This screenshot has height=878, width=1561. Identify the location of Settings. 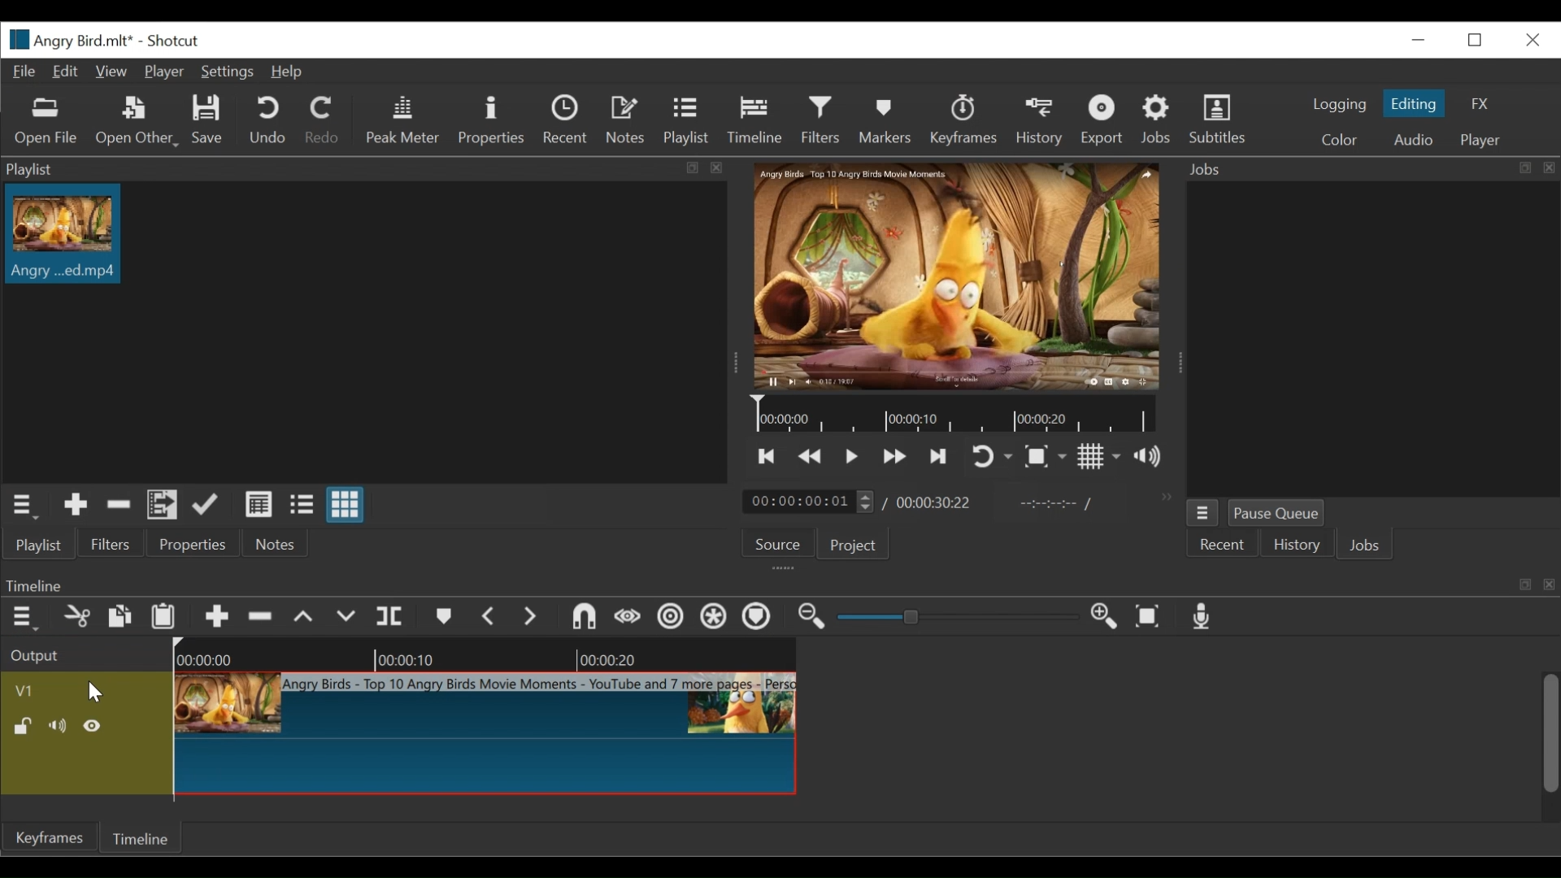
(228, 72).